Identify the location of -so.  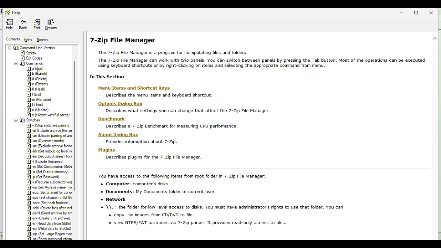
(51, 228).